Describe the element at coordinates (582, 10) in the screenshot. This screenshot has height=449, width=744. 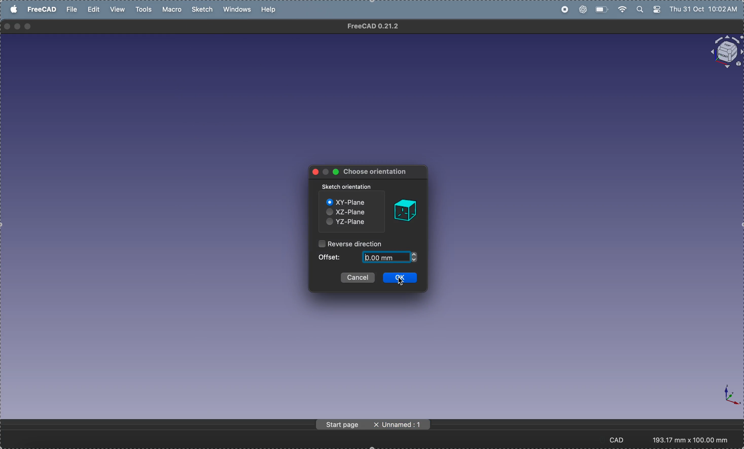
I see `chatgpt` at that location.